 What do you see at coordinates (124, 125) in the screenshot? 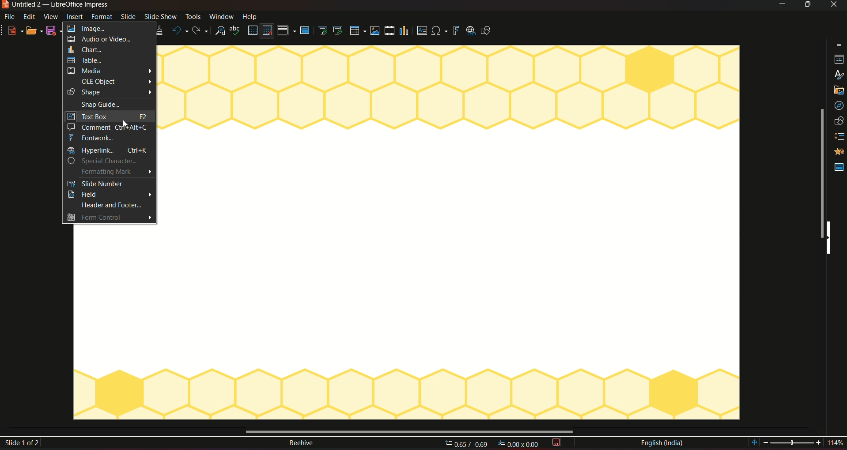
I see `cursor` at bounding box center [124, 125].